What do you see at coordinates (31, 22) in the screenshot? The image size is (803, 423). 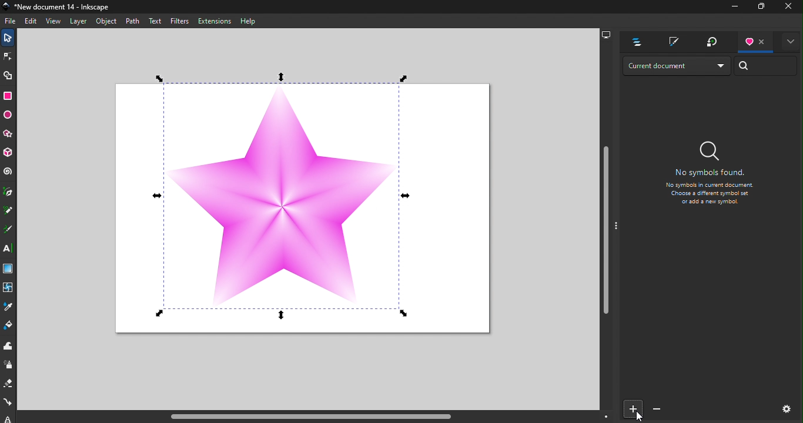 I see `Edit` at bounding box center [31, 22].